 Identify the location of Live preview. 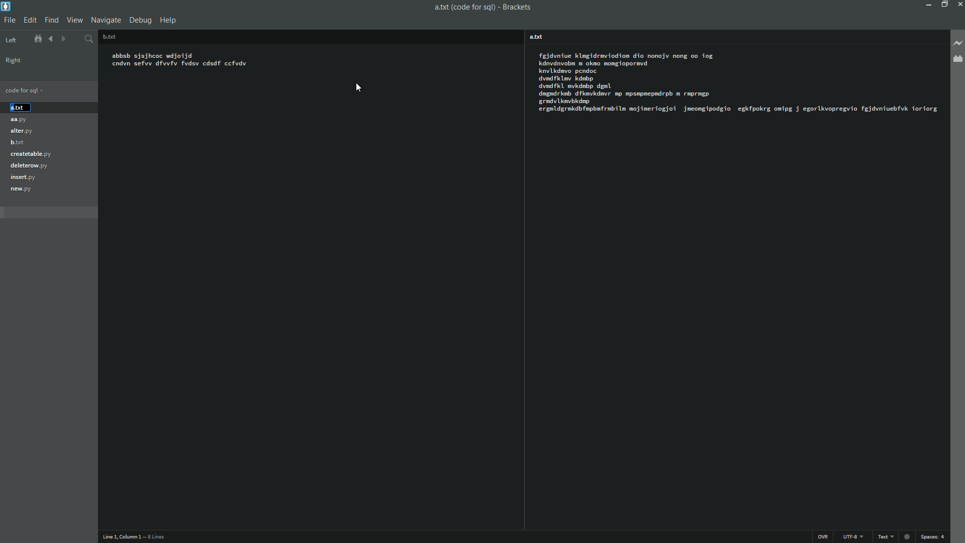
(958, 45).